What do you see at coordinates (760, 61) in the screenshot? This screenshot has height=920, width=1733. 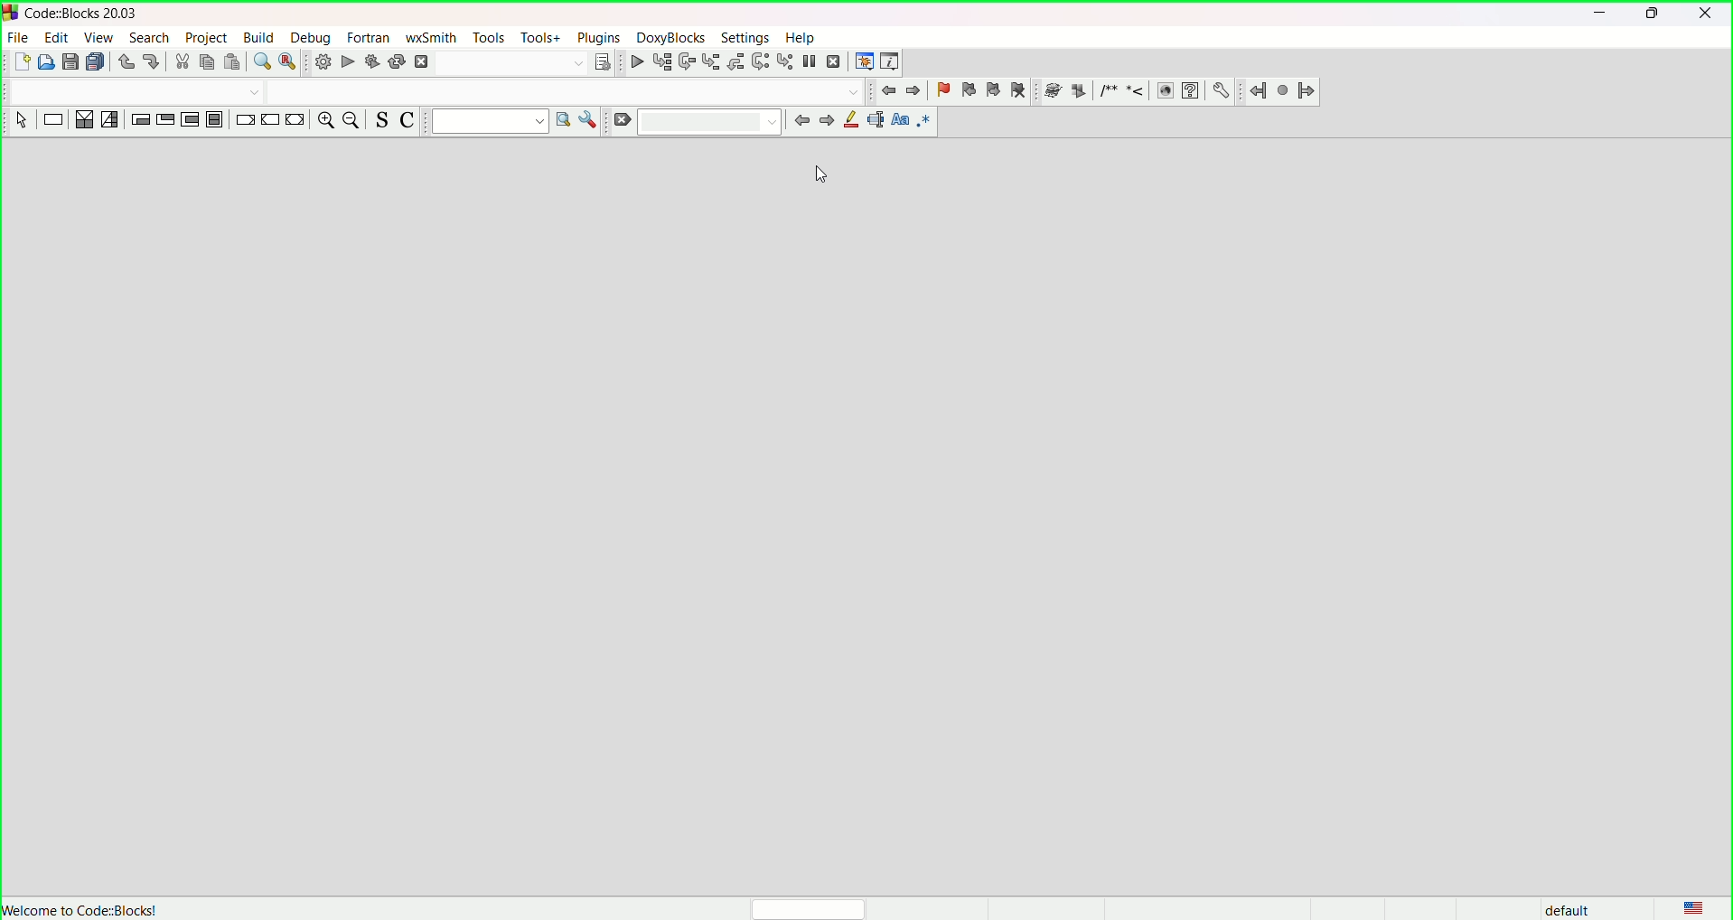 I see `next instruction` at bounding box center [760, 61].